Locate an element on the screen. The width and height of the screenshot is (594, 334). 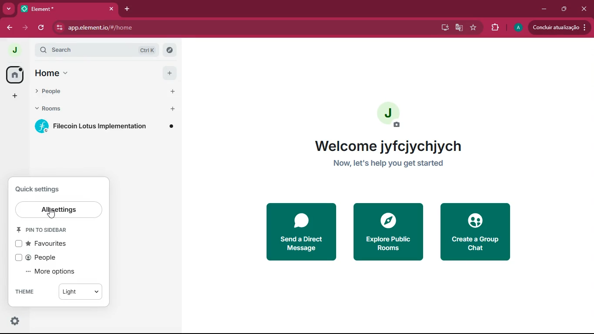
quick settings is located at coordinates (15, 321).